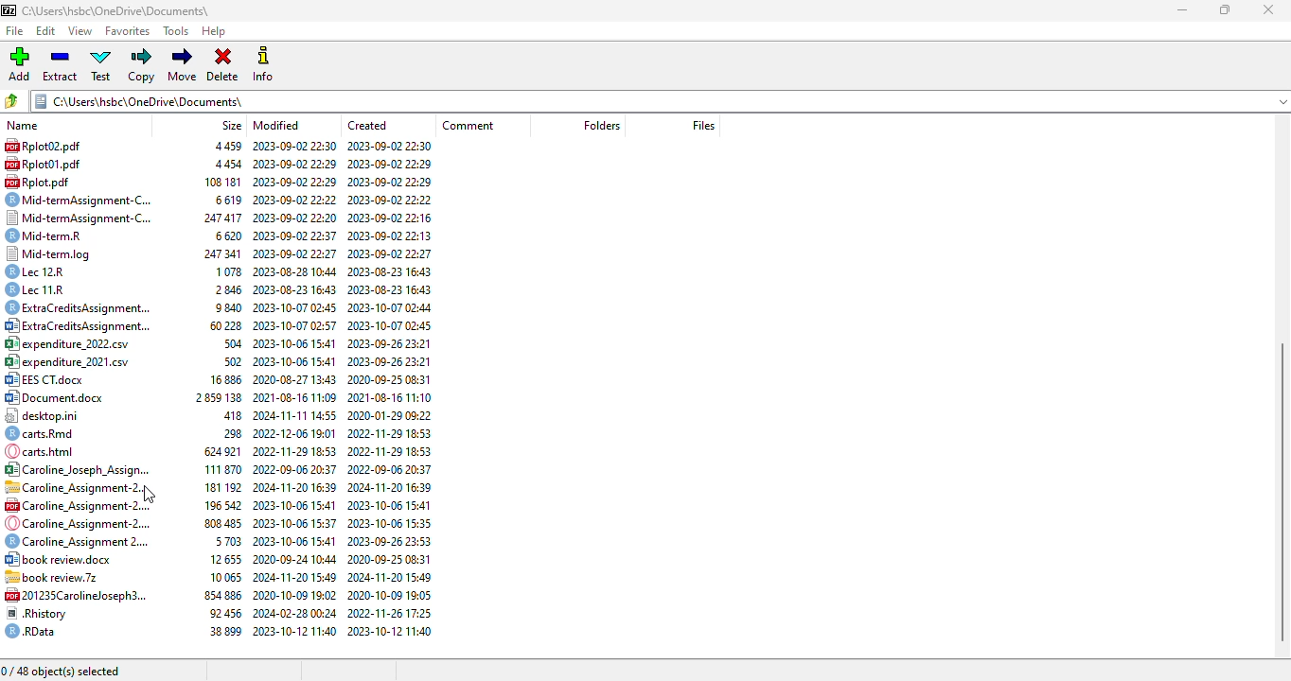 Image resolution: width=1291 pixels, height=681 pixels. What do you see at coordinates (295, 217) in the screenshot?
I see `2023-09-02 22:20` at bounding box center [295, 217].